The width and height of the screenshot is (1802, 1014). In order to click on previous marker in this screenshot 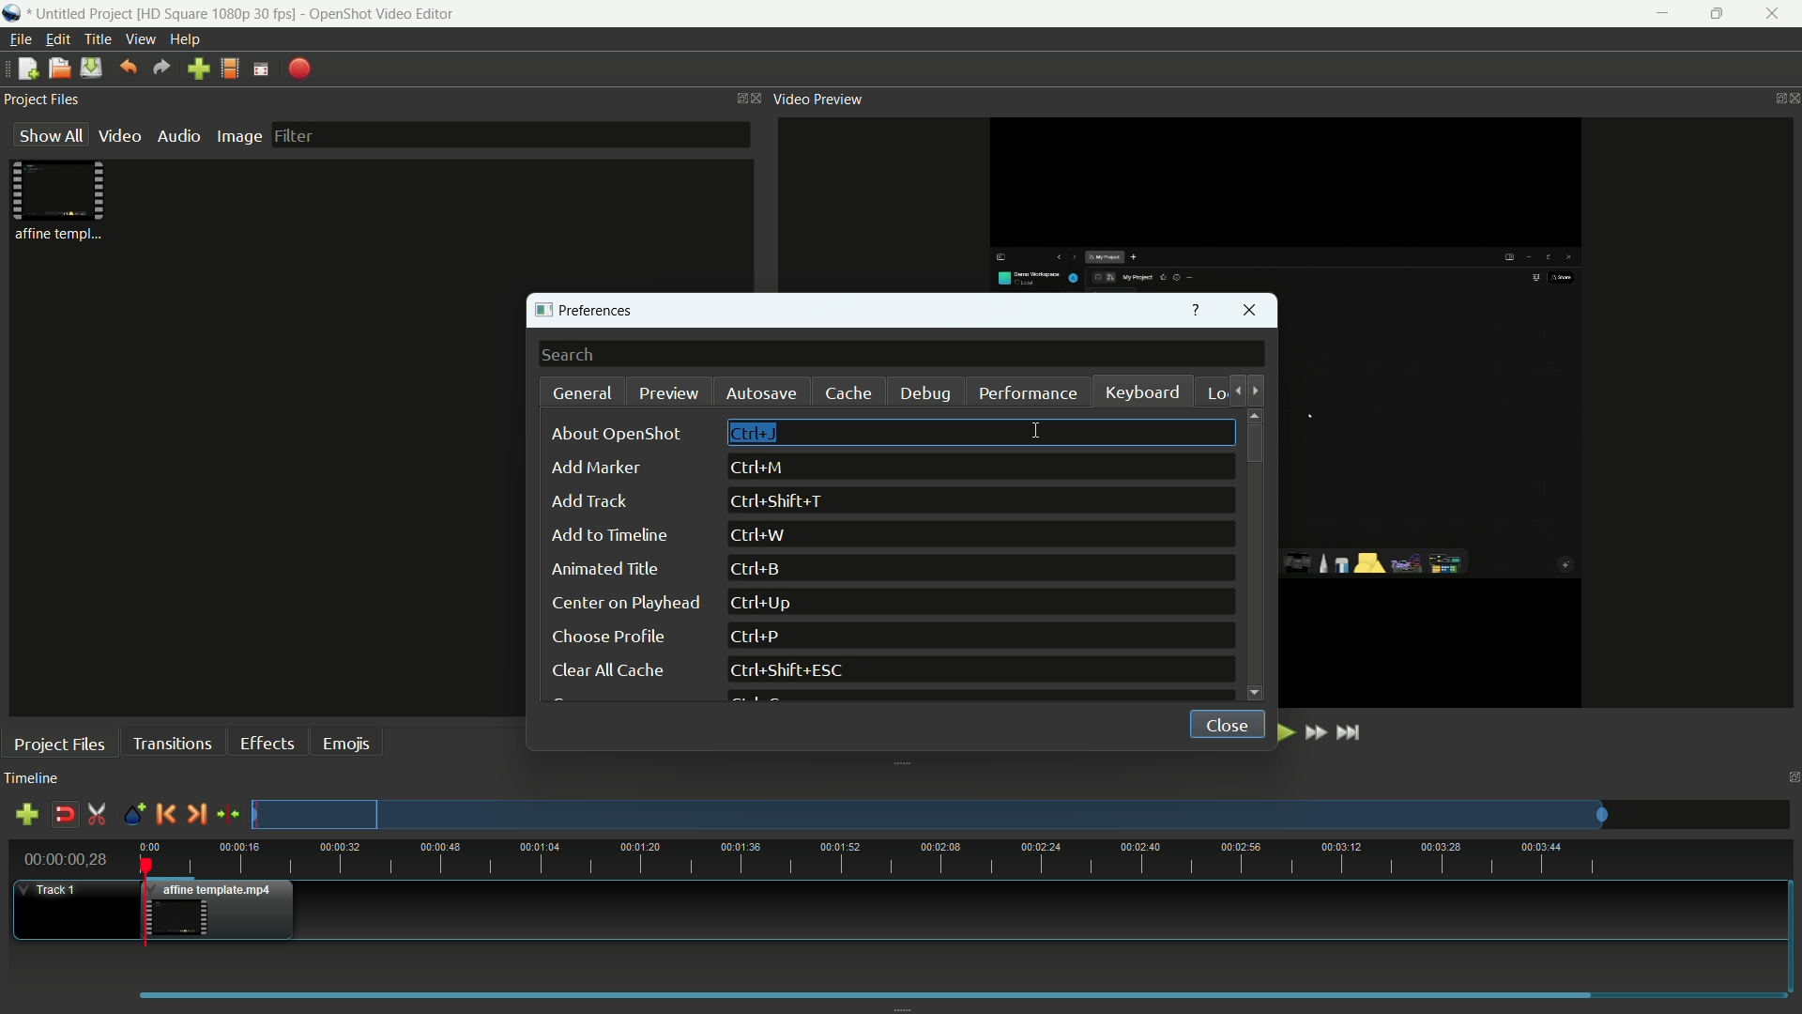, I will do `click(164, 813)`.